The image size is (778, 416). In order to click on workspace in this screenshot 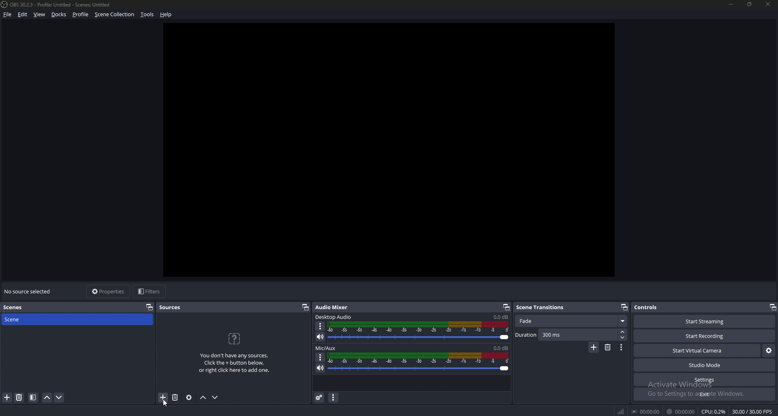, I will do `click(397, 150)`.